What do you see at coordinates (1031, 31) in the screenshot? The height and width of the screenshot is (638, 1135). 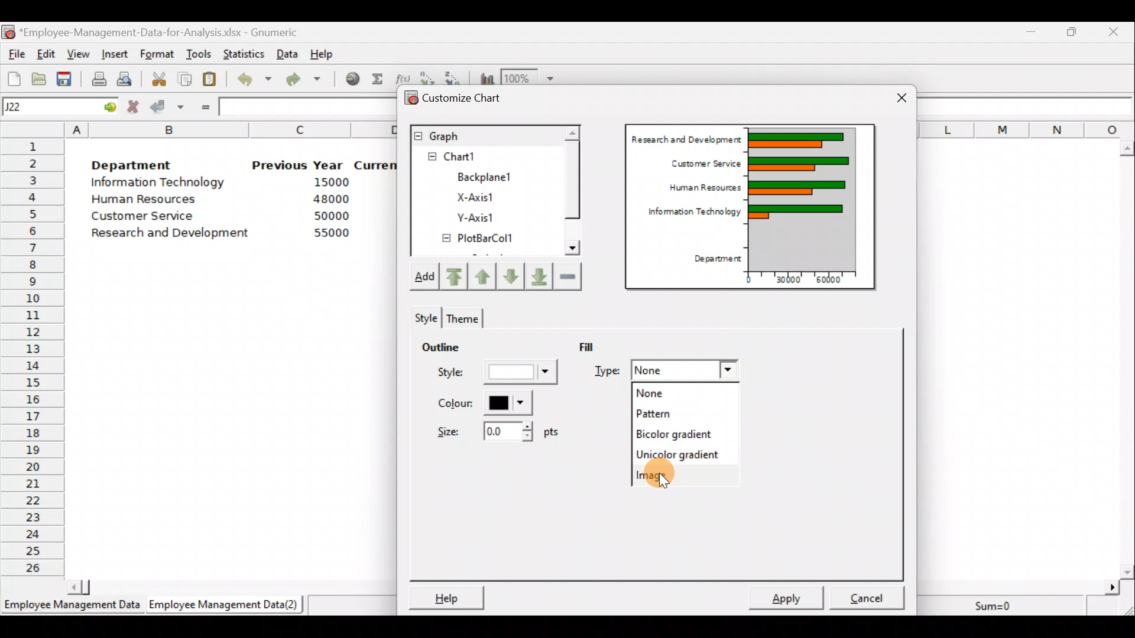 I see `Minimize` at bounding box center [1031, 31].